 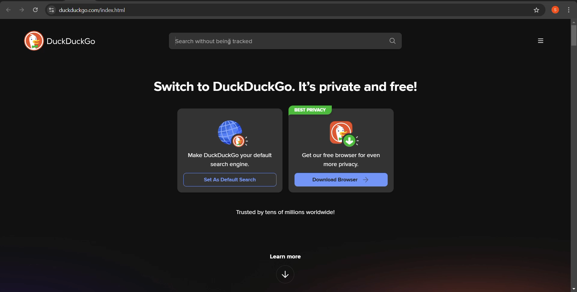 What do you see at coordinates (555, 10) in the screenshot?
I see `profile logged in browser` at bounding box center [555, 10].